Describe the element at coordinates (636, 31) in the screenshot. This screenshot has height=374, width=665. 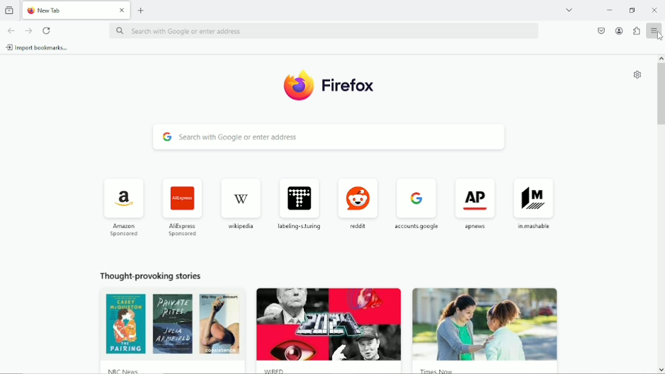
I see `extensions` at that location.